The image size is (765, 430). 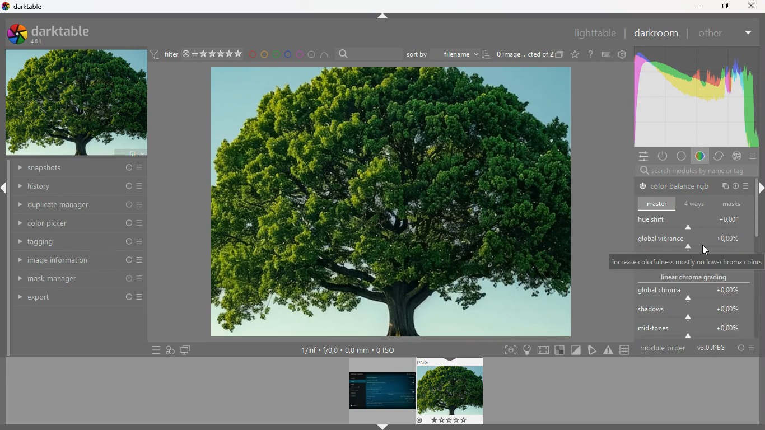 What do you see at coordinates (662, 156) in the screenshot?
I see `power` at bounding box center [662, 156].